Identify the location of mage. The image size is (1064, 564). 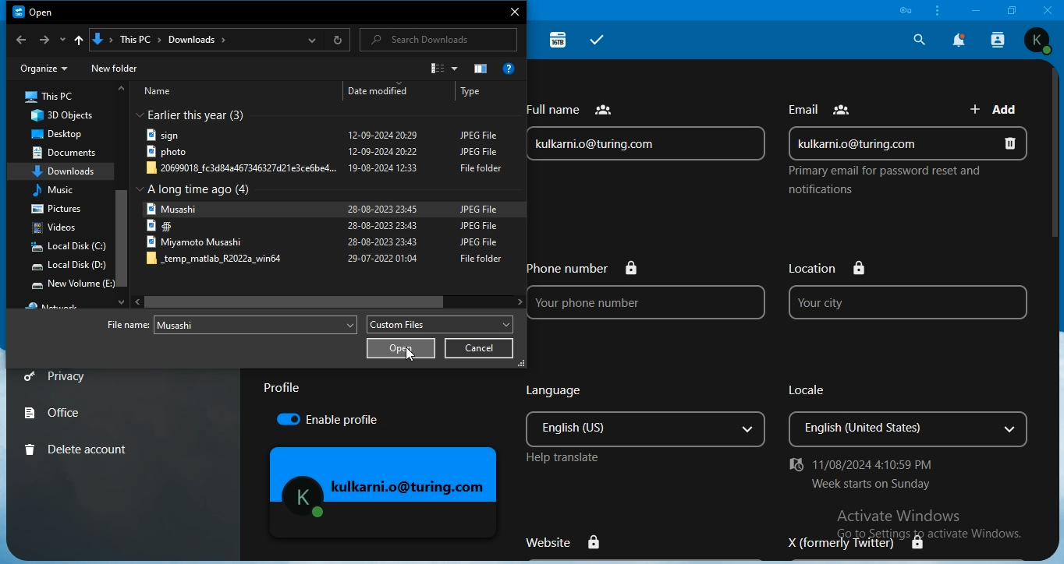
(385, 494).